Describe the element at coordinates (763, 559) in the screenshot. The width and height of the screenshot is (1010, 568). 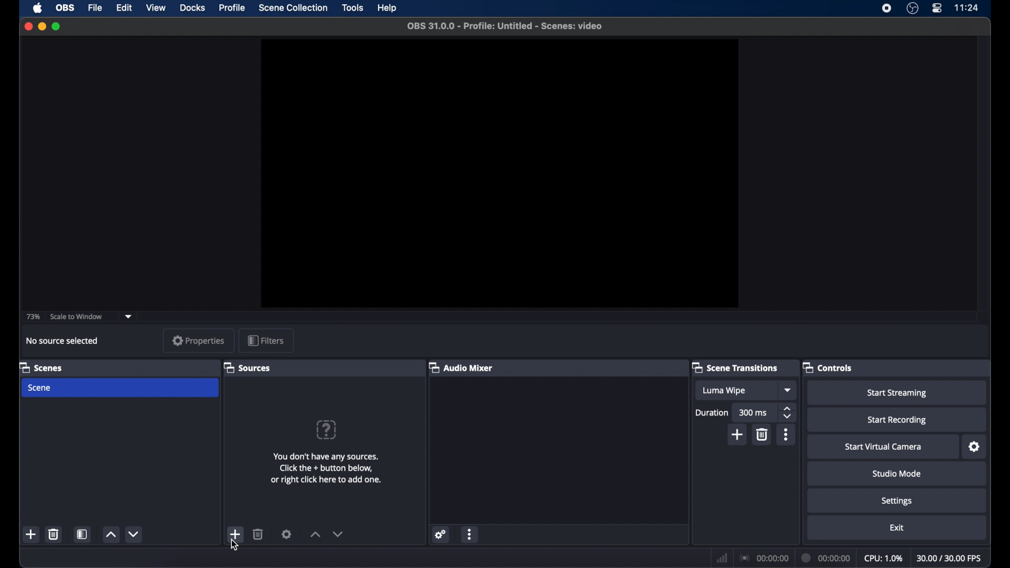
I see `connection` at that location.